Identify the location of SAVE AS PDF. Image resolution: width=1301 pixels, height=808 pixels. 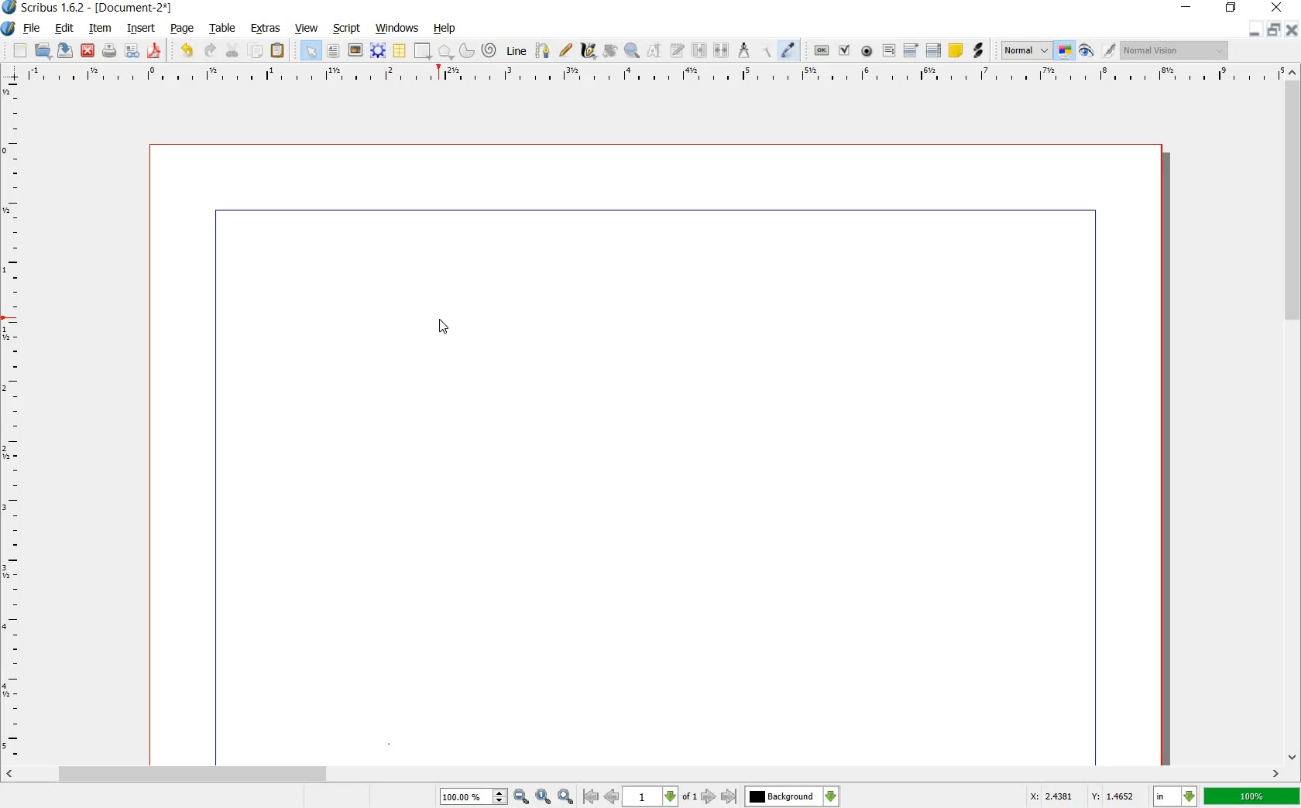
(156, 51).